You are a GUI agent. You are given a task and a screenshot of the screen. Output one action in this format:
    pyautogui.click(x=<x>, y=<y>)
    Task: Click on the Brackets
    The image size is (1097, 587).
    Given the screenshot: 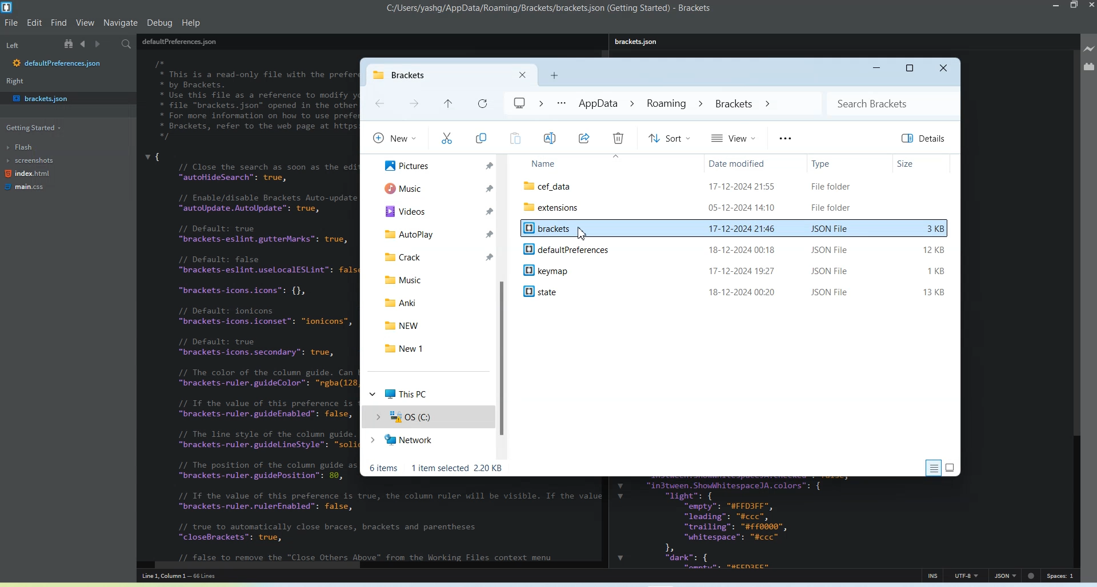 What is the action you would take?
    pyautogui.click(x=736, y=230)
    